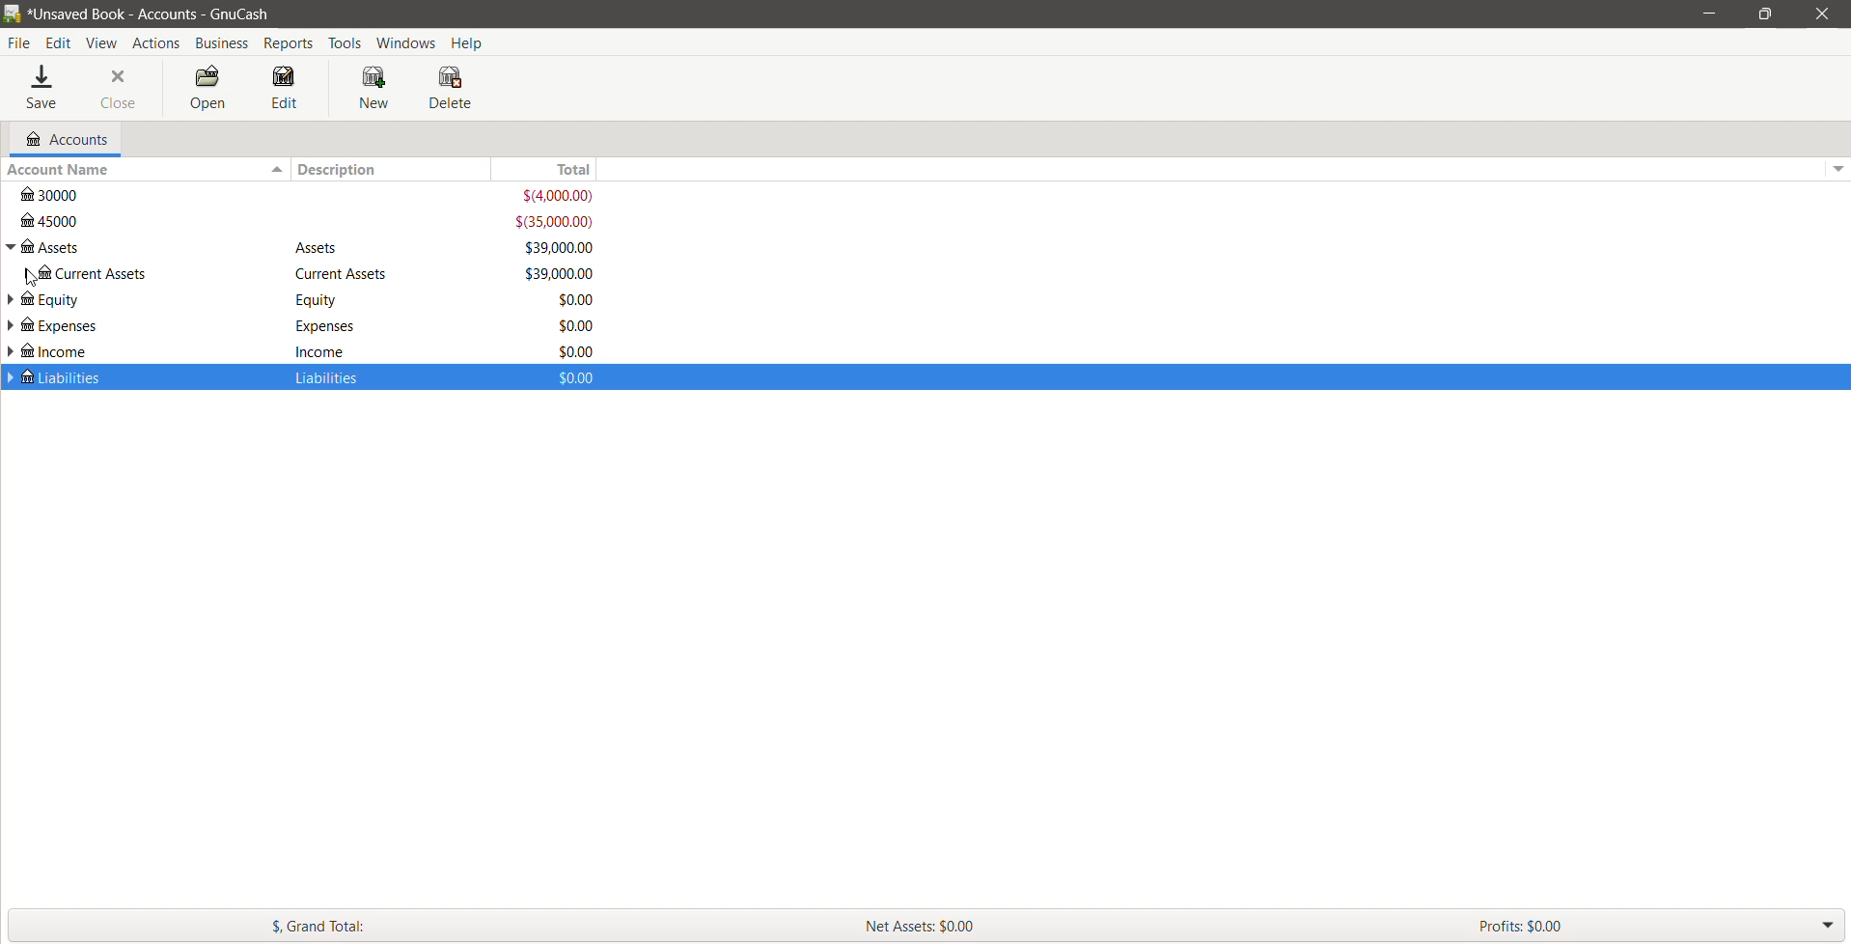 The height and width of the screenshot is (944, 1851). What do you see at coordinates (1159, 168) in the screenshot?
I see `Total` at bounding box center [1159, 168].